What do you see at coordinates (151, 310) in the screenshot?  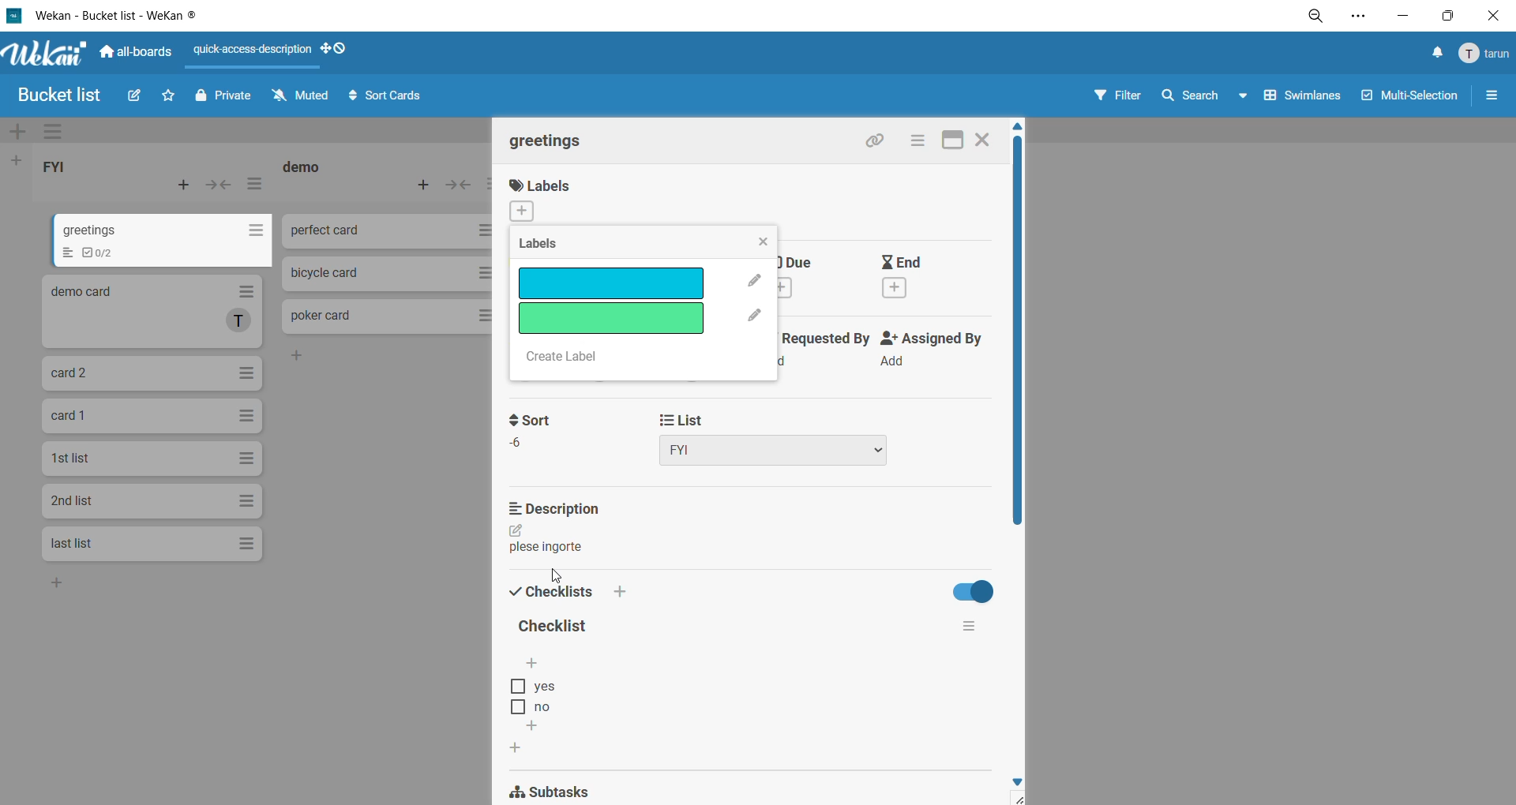 I see `demo card` at bounding box center [151, 310].